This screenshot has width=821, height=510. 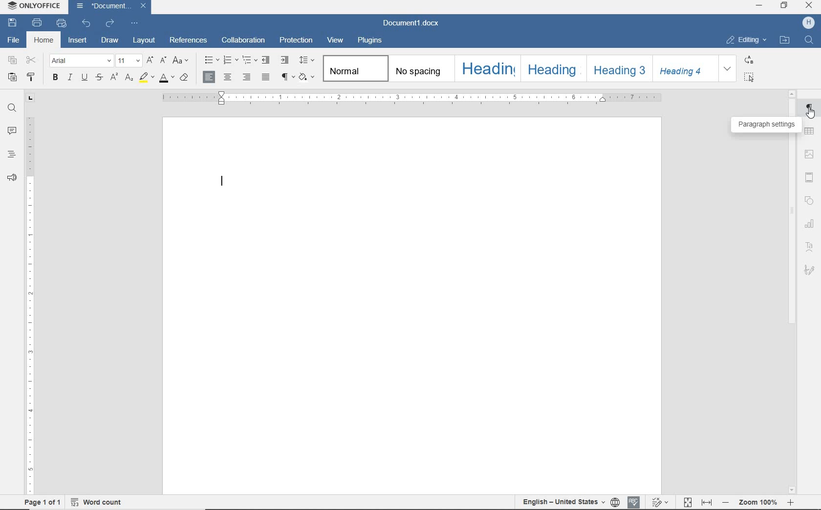 I want to click on fit to width, so click(x=706, y=502).